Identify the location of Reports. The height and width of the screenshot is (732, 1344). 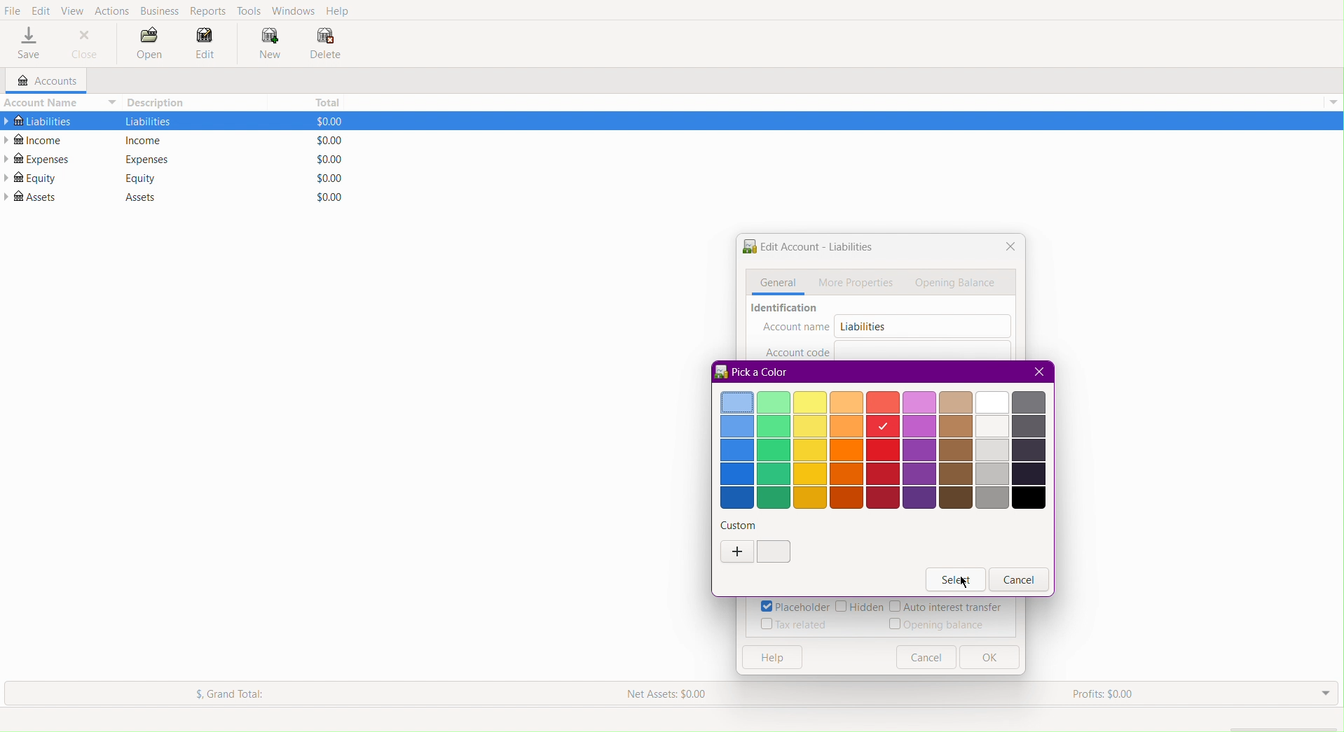
(210, 11).